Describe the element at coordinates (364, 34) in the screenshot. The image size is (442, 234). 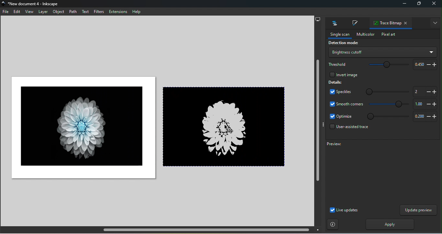
I see `Multicolor` at that location.